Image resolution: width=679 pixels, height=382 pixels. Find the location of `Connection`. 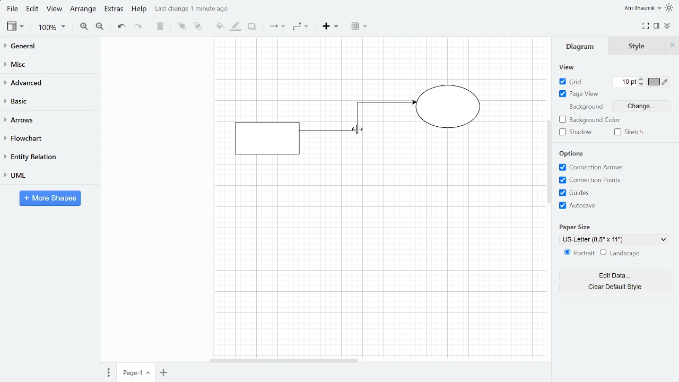

Connection is located at coordinates (277, 27).